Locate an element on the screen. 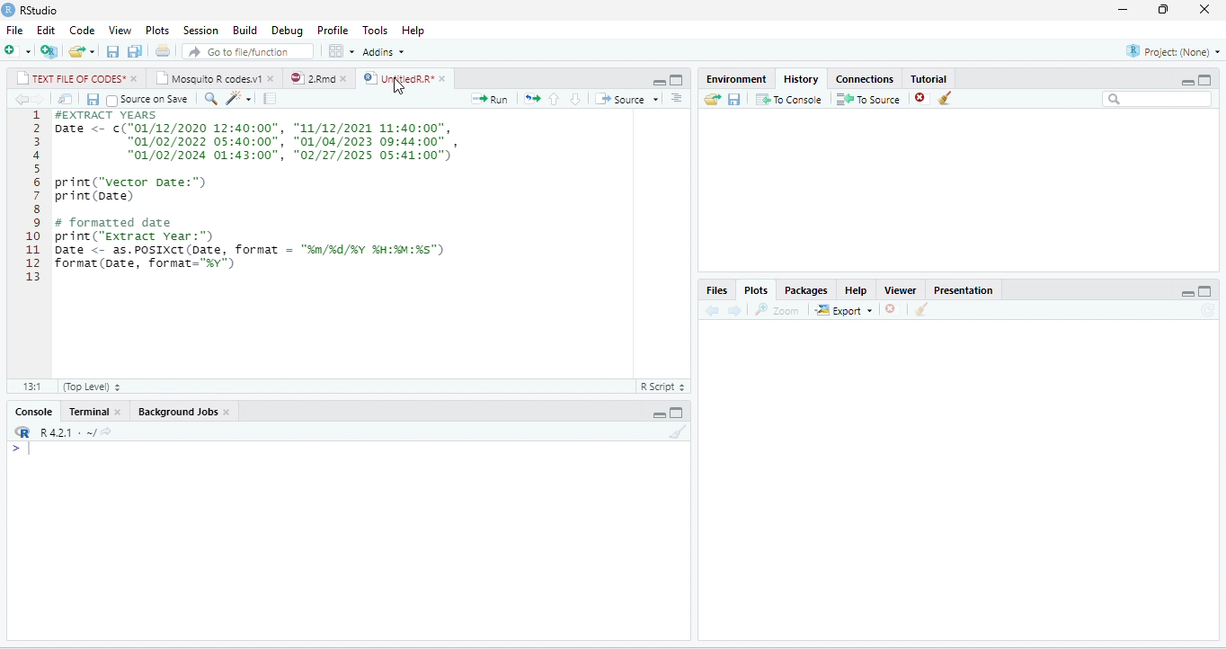  Addins is located at coordinates (385, 51).